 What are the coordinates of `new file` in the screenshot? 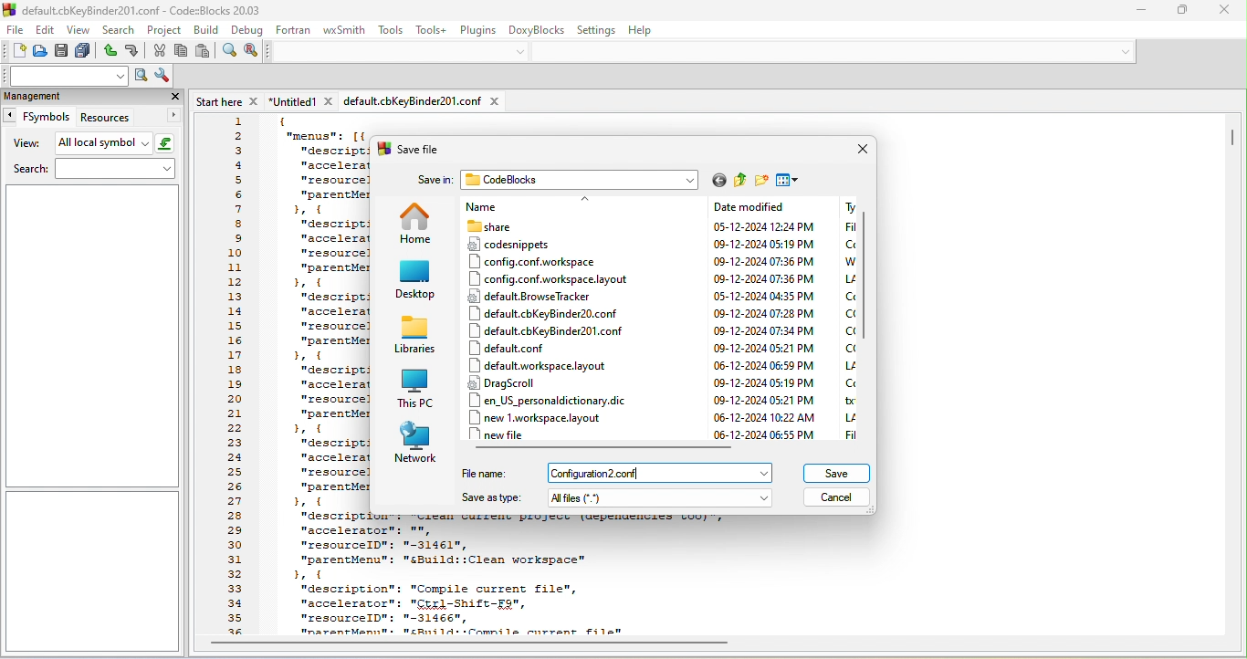 It's located at (505, 434).